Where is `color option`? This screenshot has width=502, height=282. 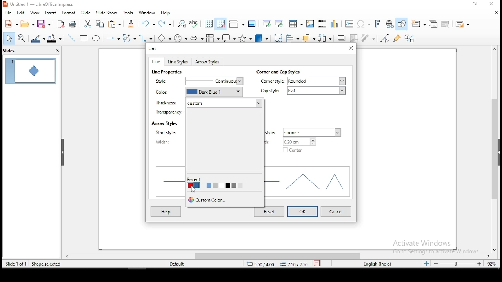
color option is located at coordinates (215, 185).